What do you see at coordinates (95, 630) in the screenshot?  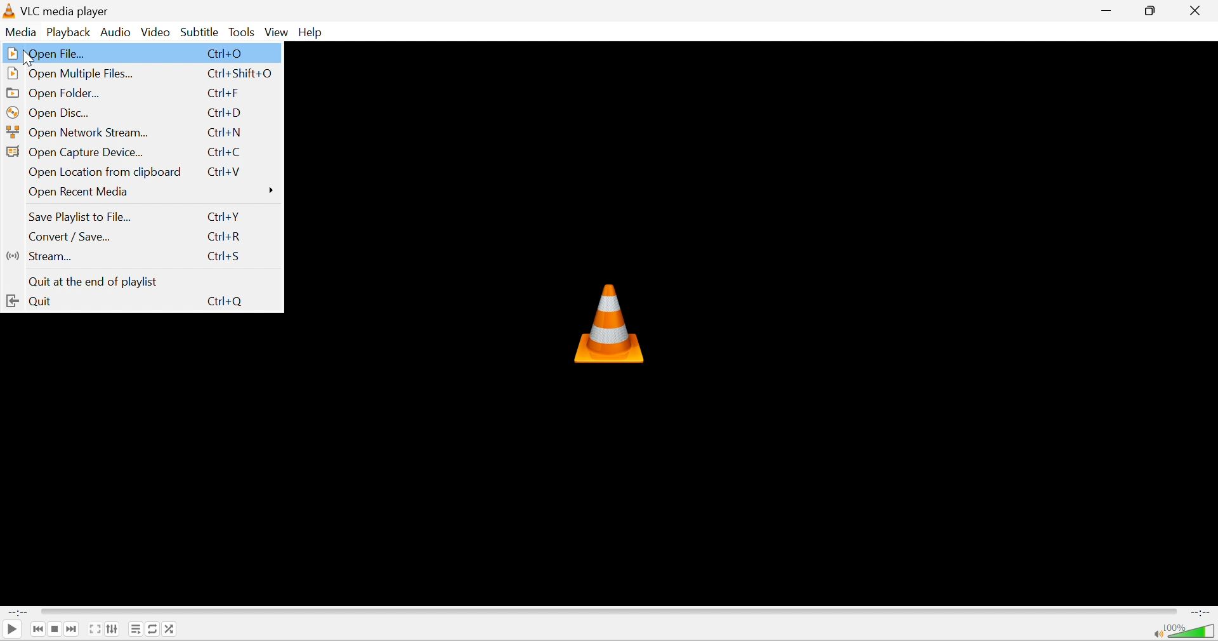 I see `Toggle the video in fullscreen` at bounding box center [95, 630].